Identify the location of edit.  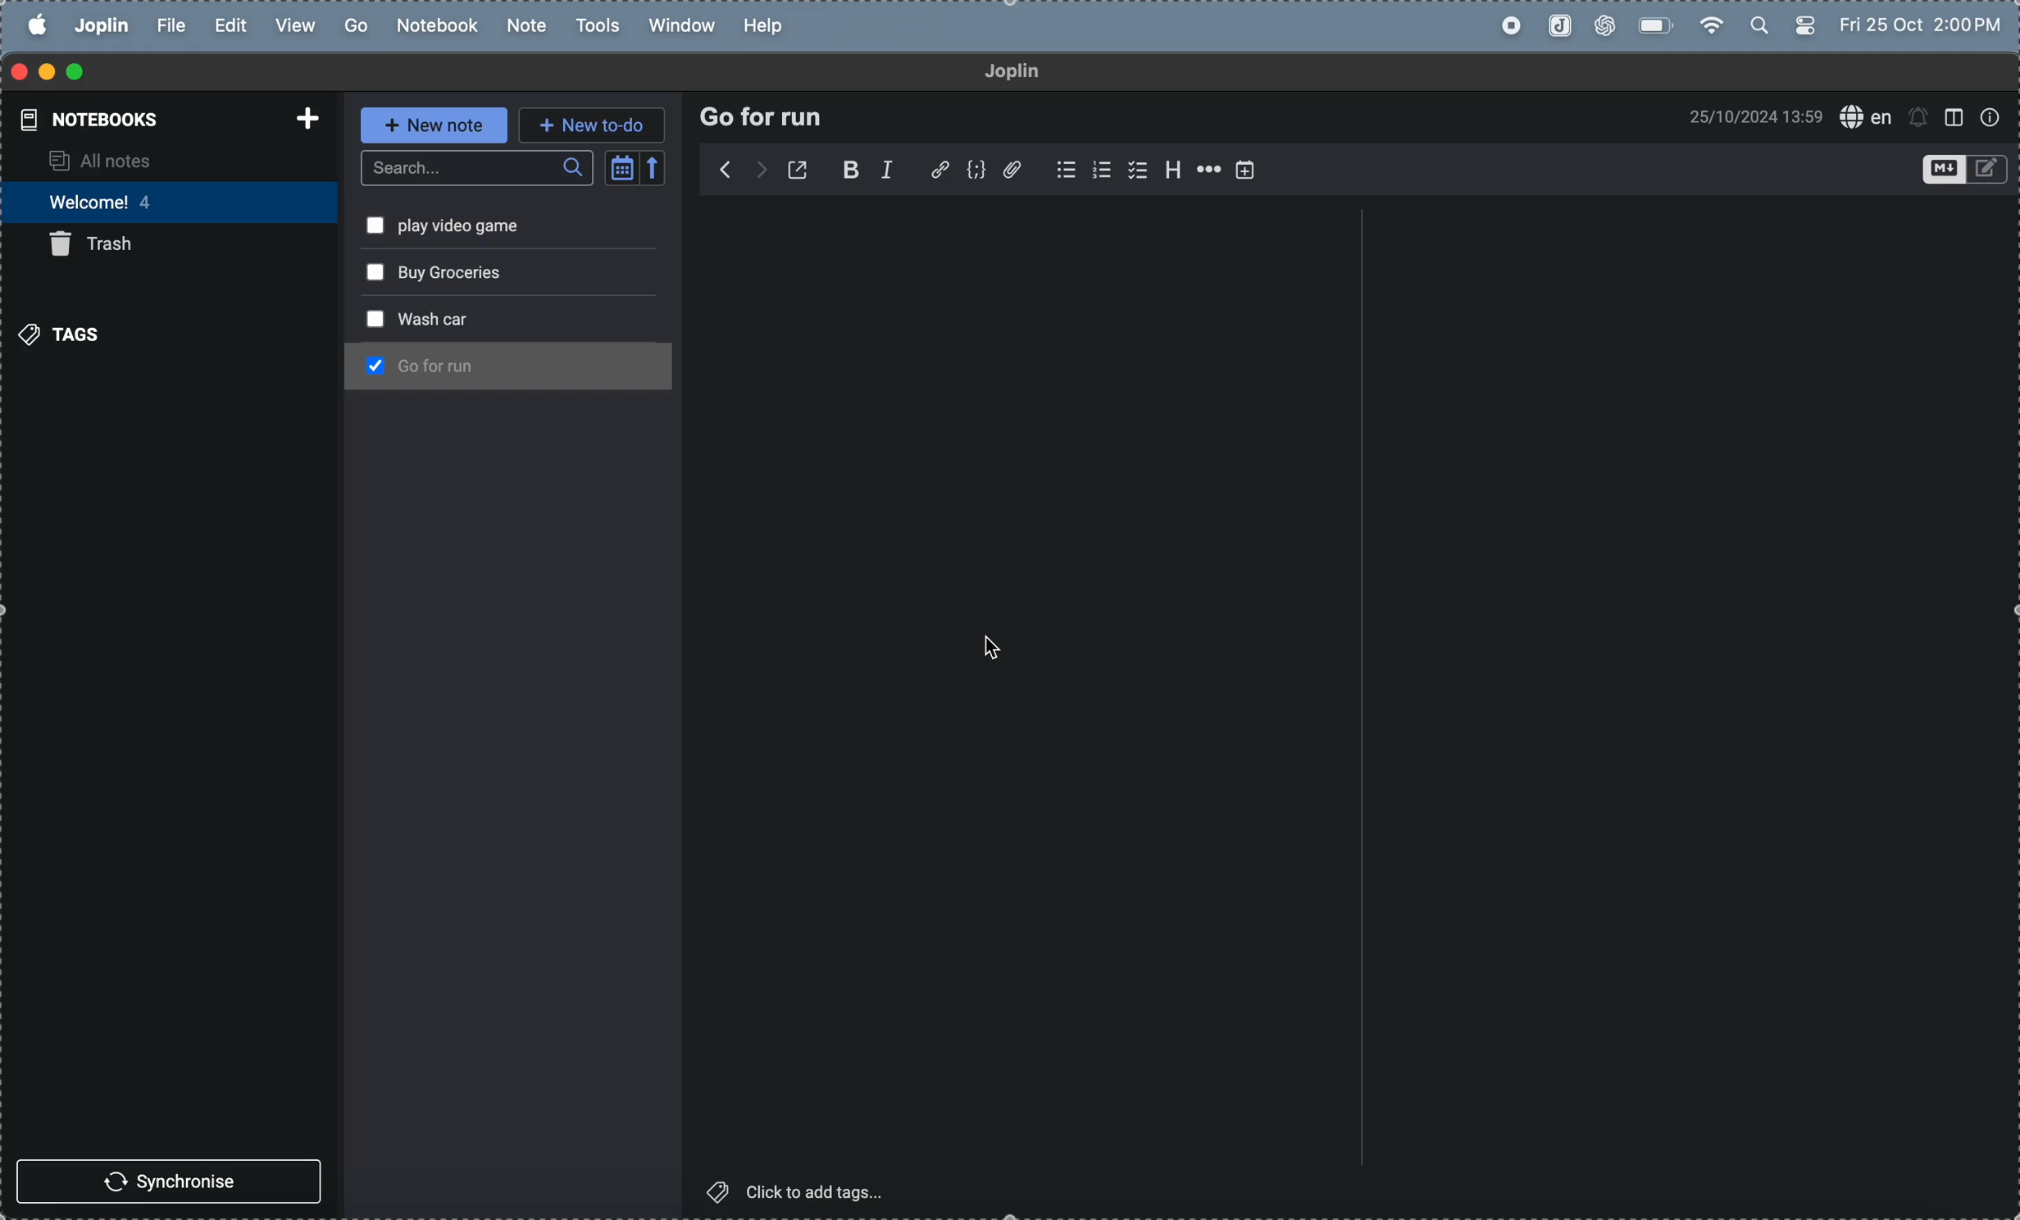
(224, 25).